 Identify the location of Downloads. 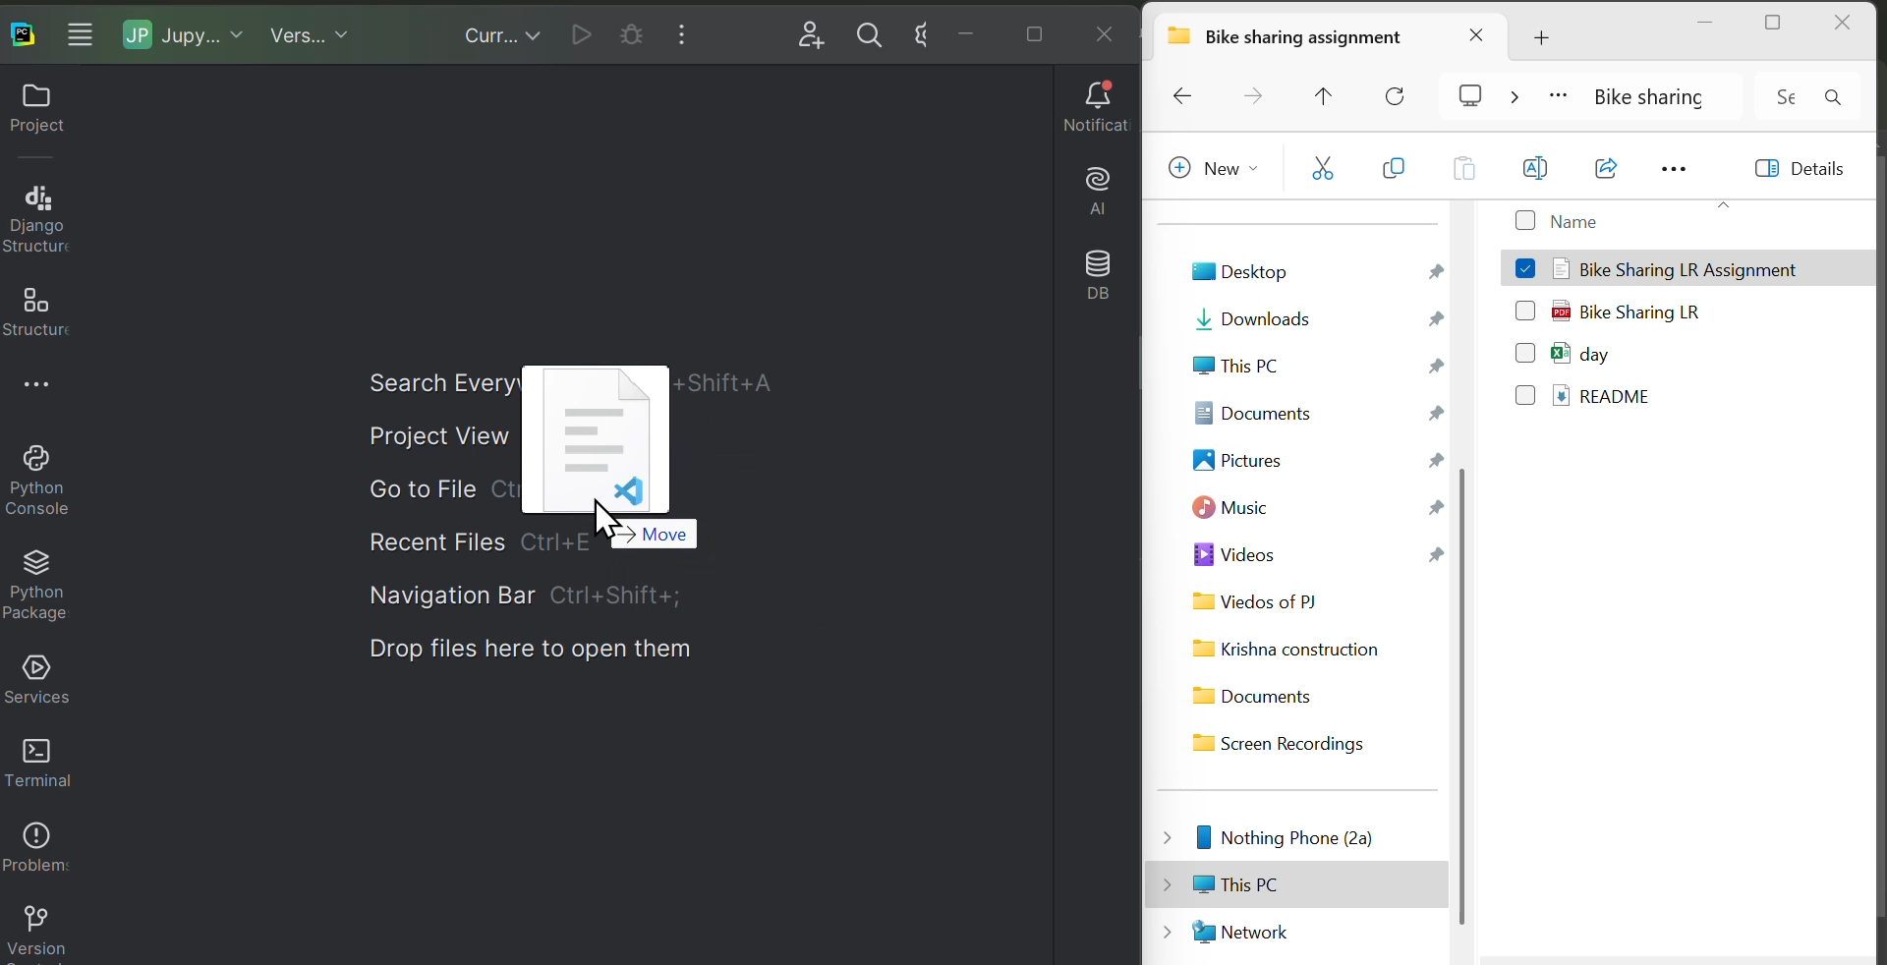
(1312, 325).